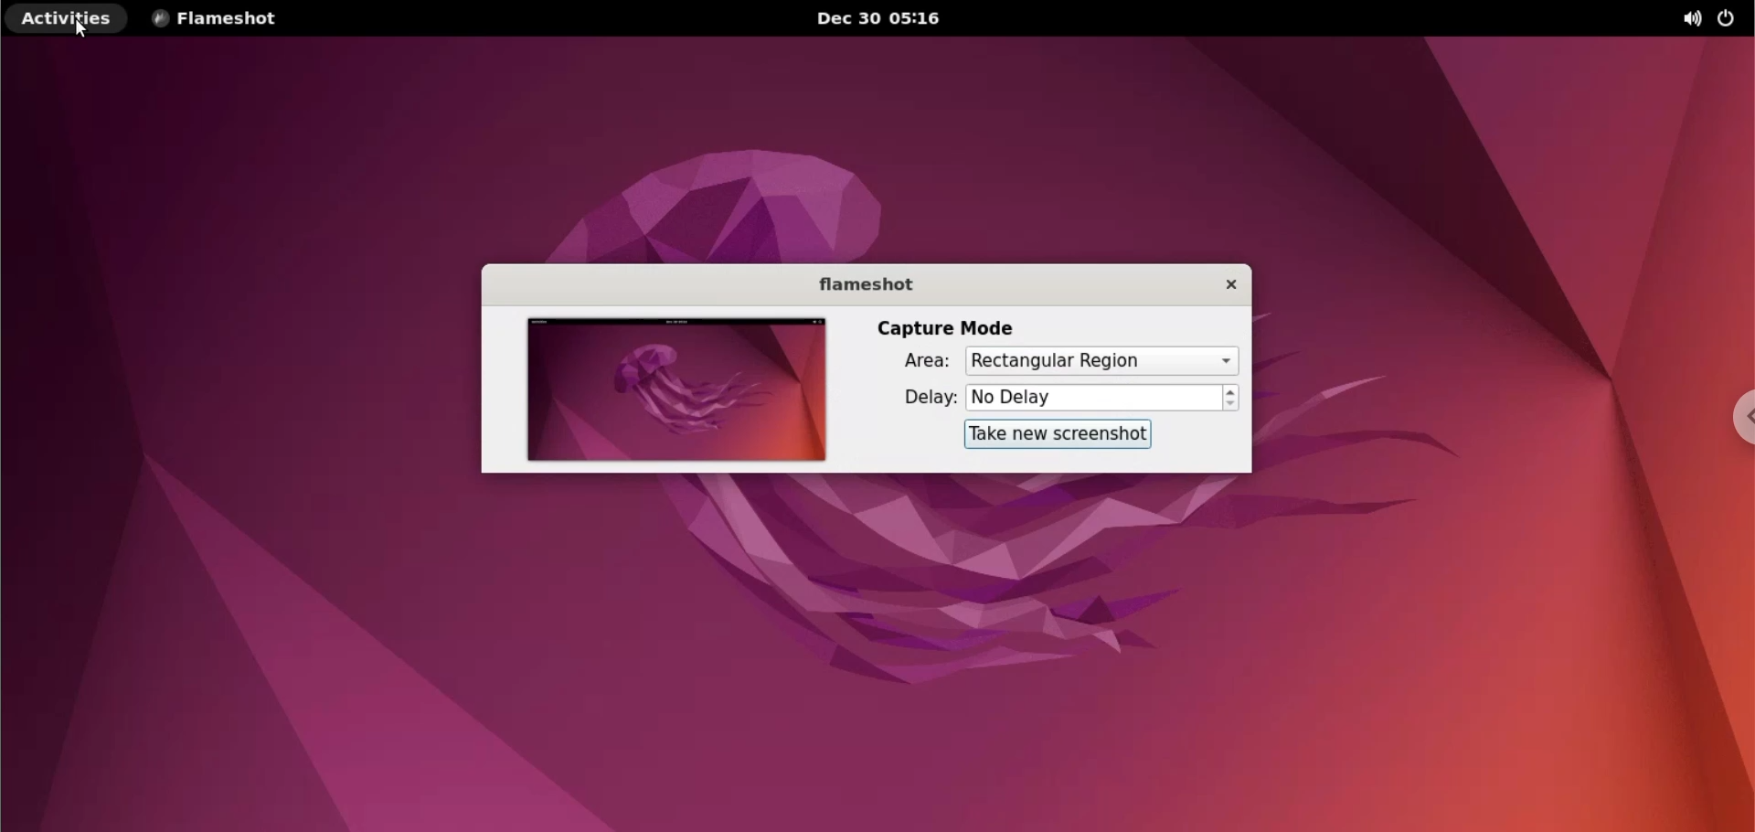 This screenshot has height=832, width=1755. What do you see at coordinates (923, 400) in the screenshot?
I see `delay:` at bounding box center [923, 400].